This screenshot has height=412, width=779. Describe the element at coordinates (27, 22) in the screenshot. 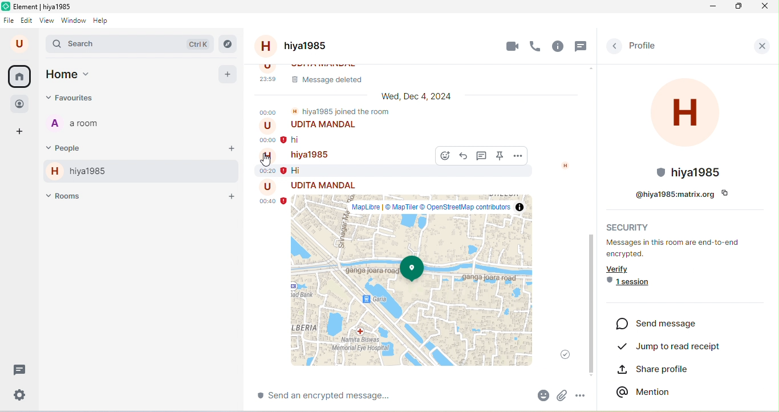

I see `edit` at that location.